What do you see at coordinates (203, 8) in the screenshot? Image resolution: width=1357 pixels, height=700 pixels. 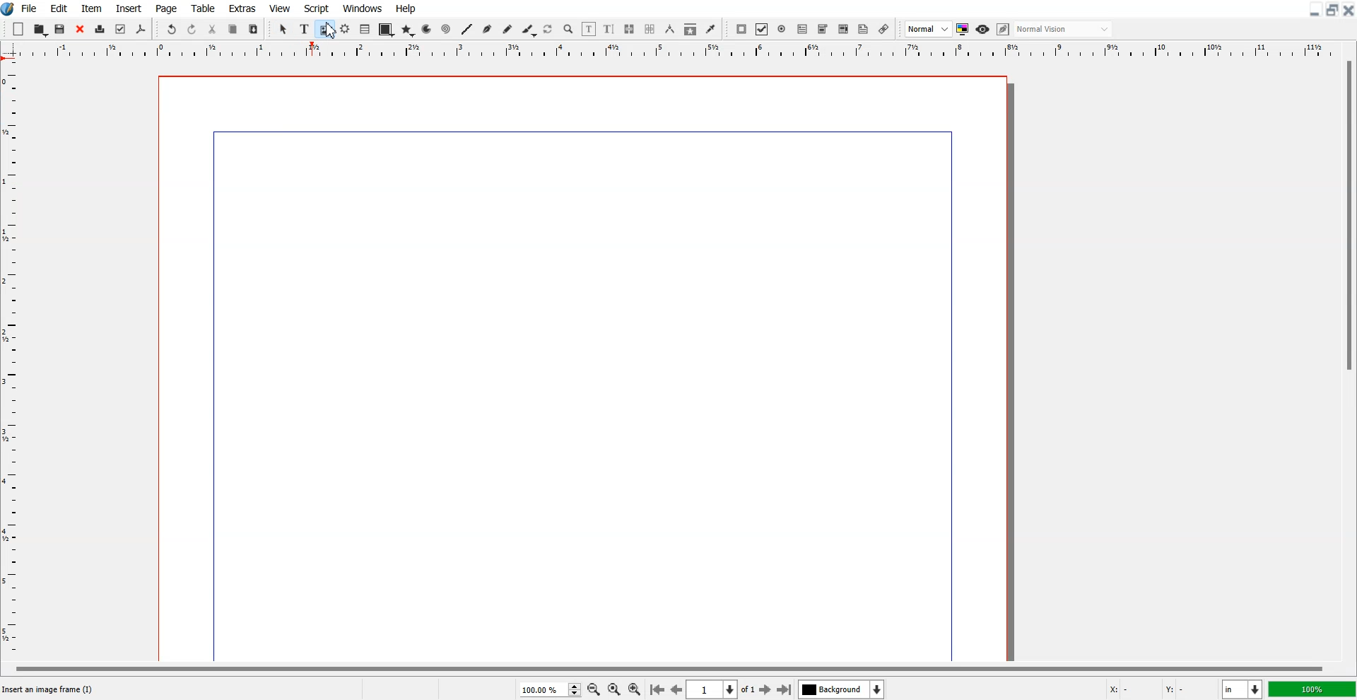 I see `Table` at bounding box center [203, 8].